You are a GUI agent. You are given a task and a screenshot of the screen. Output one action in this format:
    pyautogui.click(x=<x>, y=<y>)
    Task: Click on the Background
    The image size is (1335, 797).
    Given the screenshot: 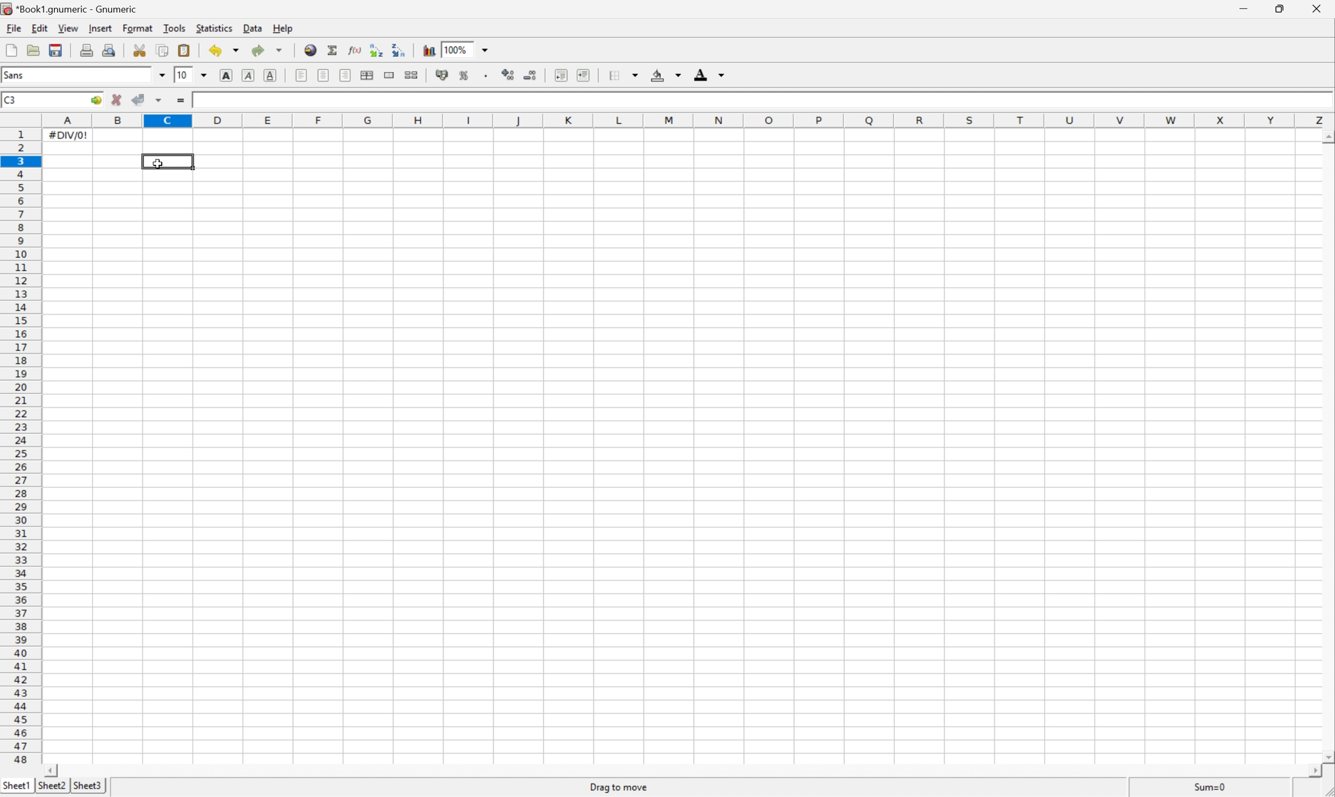 What is the action you would take?
    pyautogui.click(x=659, y=76)
    